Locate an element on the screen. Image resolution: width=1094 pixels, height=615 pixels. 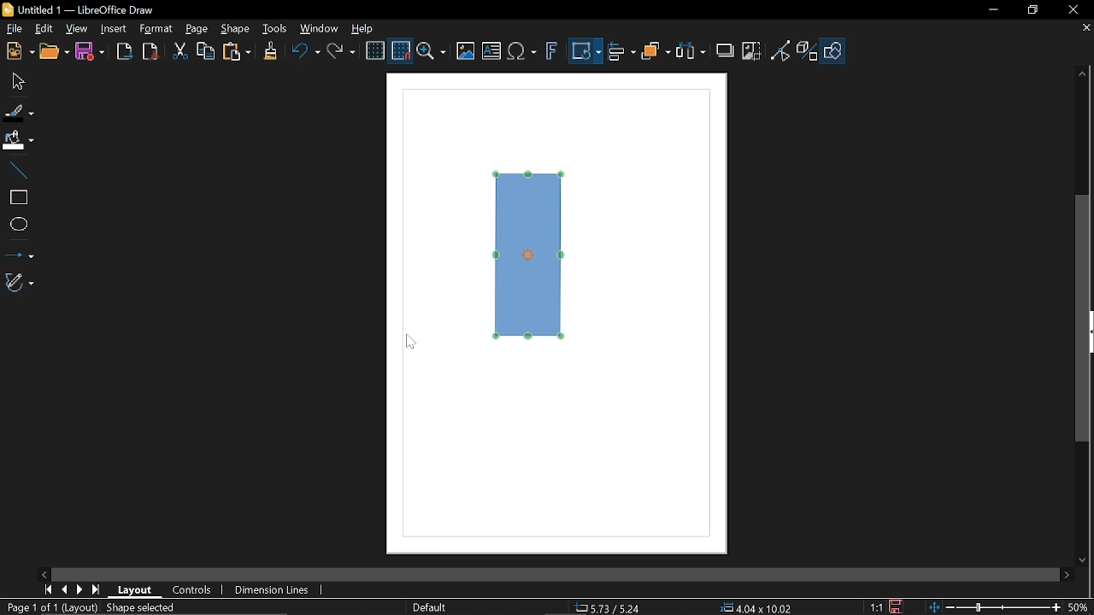
Toggle extrusion is located at coordinates (809, 52).